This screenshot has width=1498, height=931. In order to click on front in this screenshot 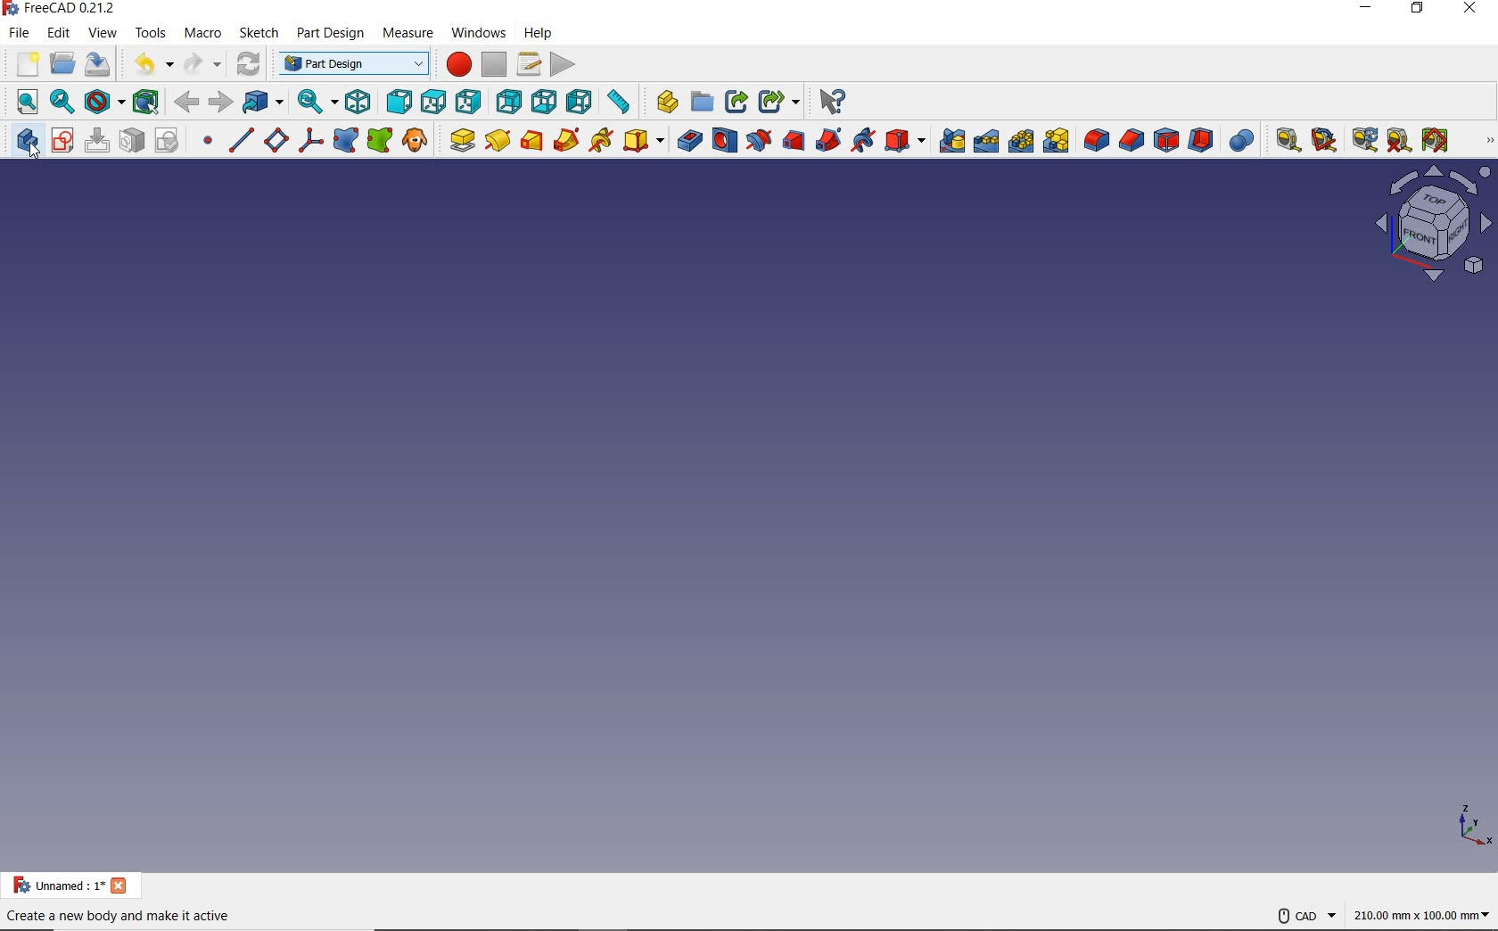, I will do `click(398, 102)`.